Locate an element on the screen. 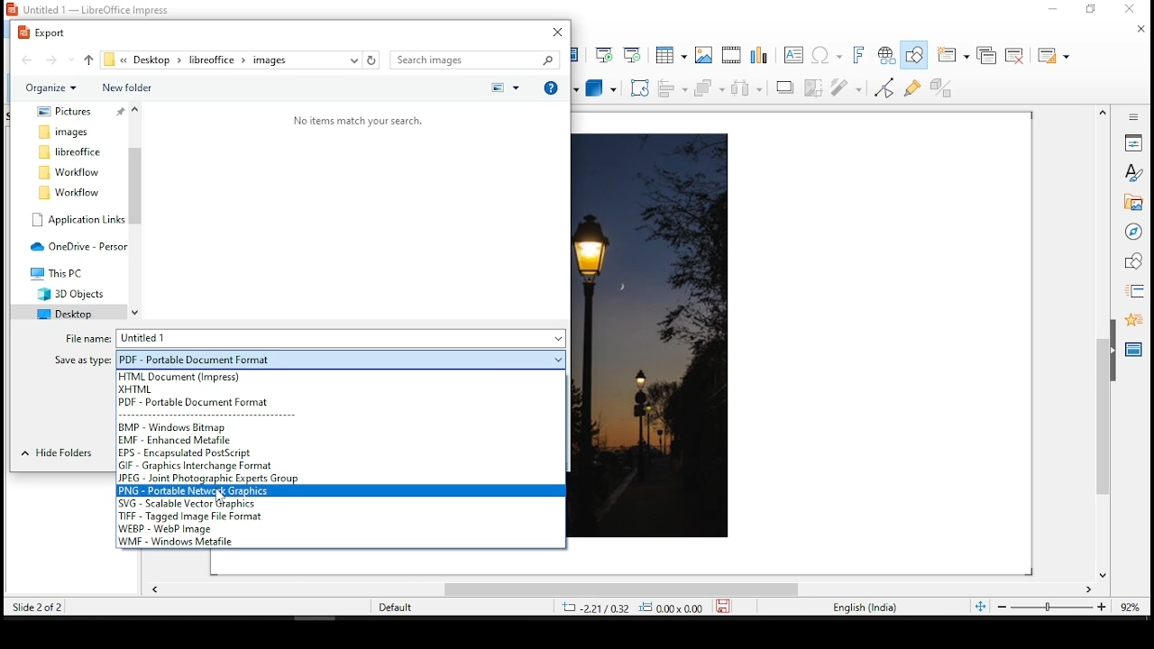  animation is located at coordinates (1133, 320).